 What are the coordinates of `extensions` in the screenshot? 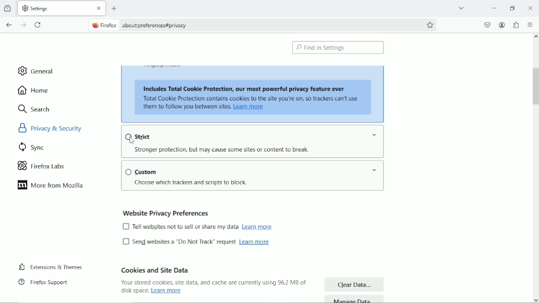 It's located at (516, 25).